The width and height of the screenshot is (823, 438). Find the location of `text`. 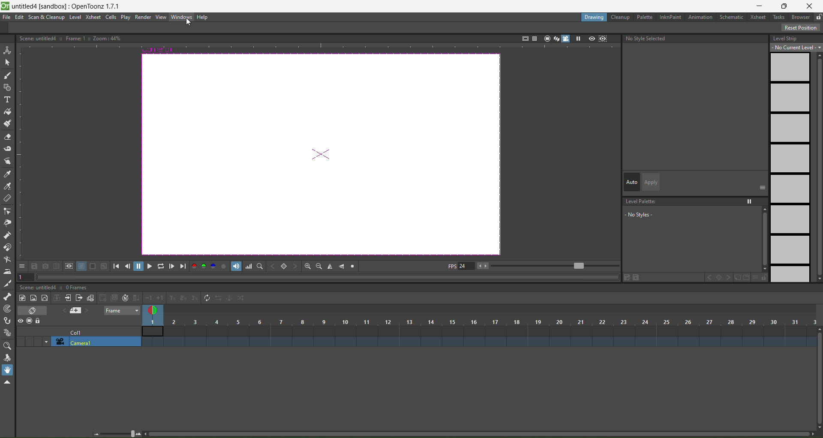

text is located at coordinates (69, 38).